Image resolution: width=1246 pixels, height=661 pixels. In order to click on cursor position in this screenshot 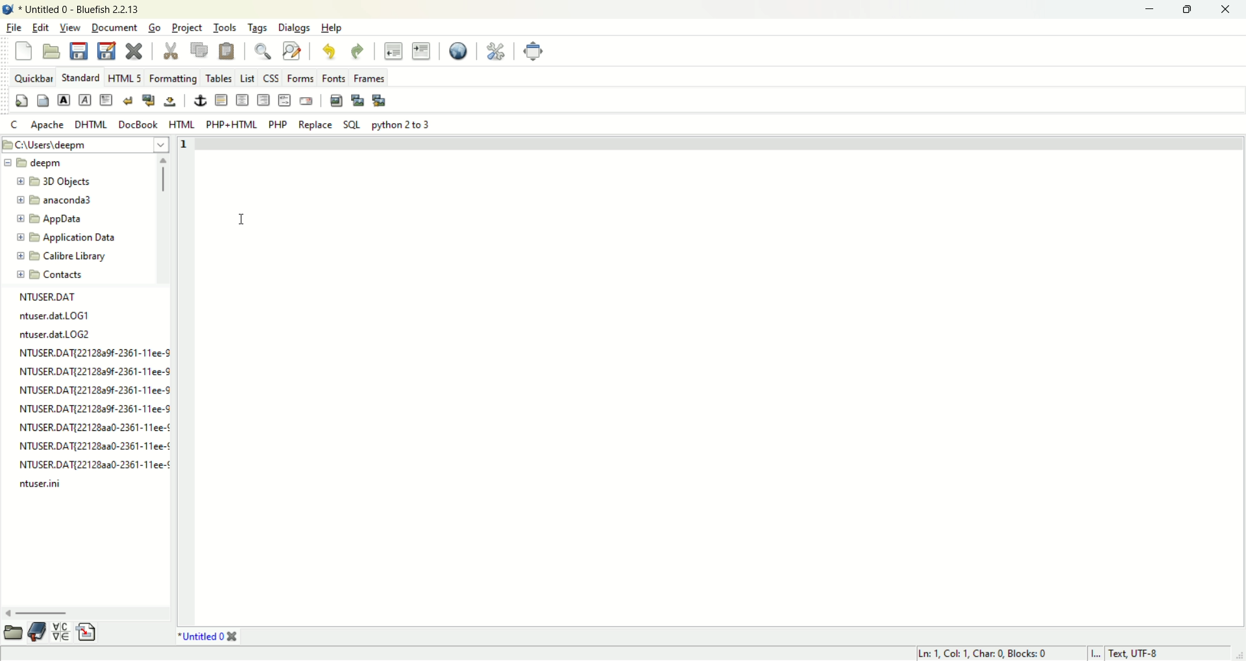, I will do `click(999, 653)`.